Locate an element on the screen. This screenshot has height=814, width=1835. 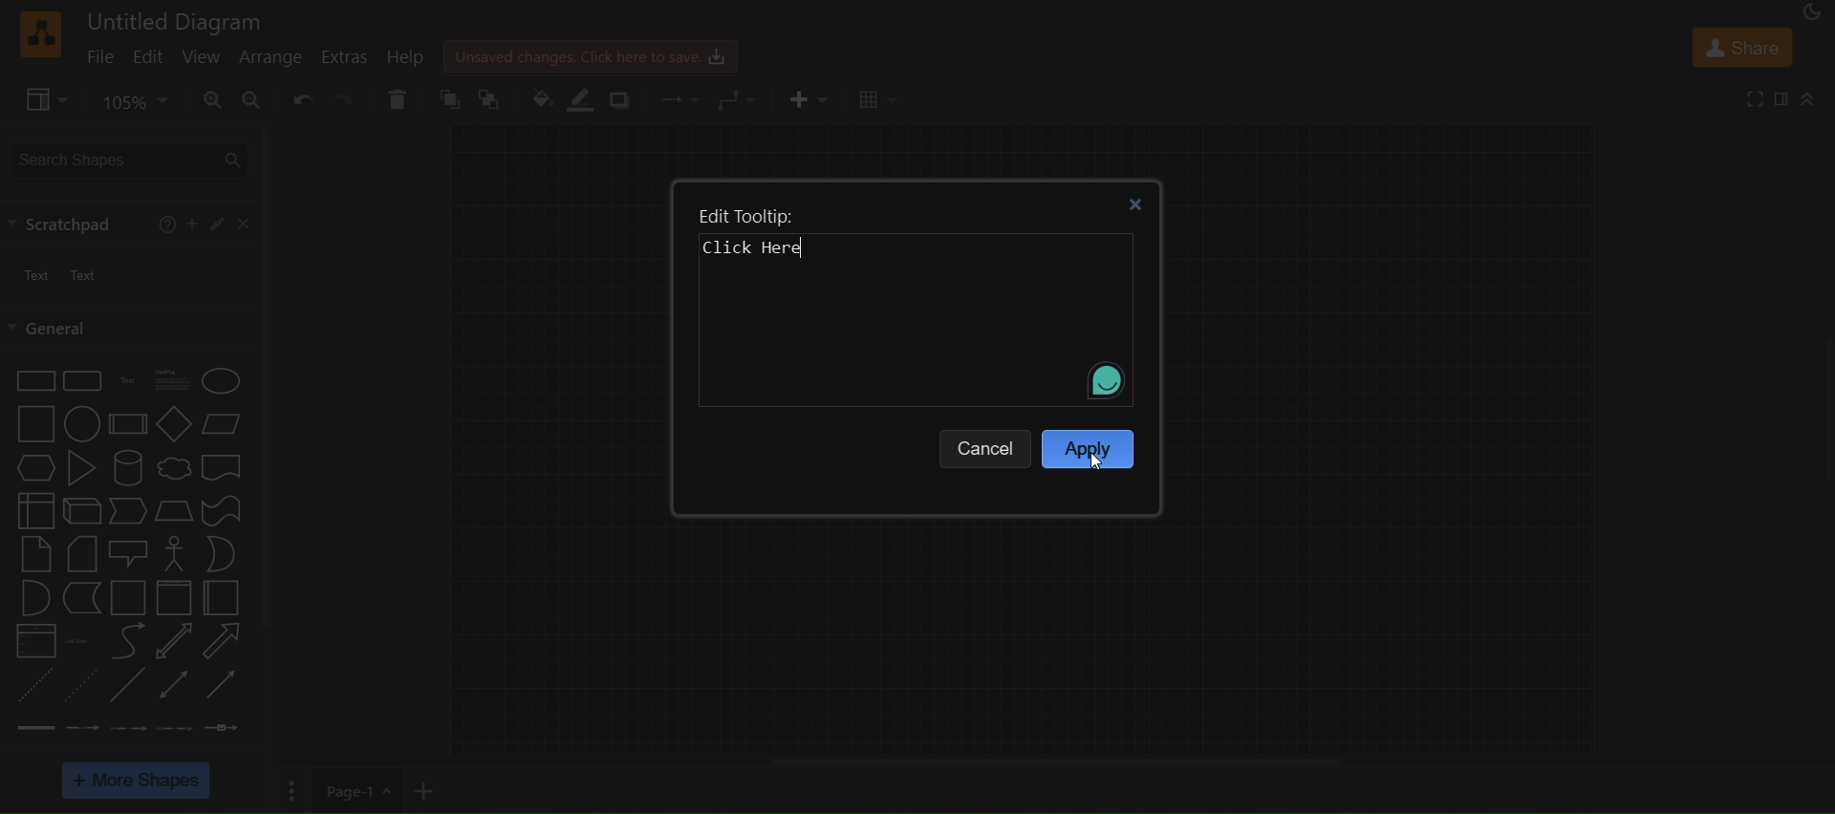
vertical container is located at coordinates (173, 598).